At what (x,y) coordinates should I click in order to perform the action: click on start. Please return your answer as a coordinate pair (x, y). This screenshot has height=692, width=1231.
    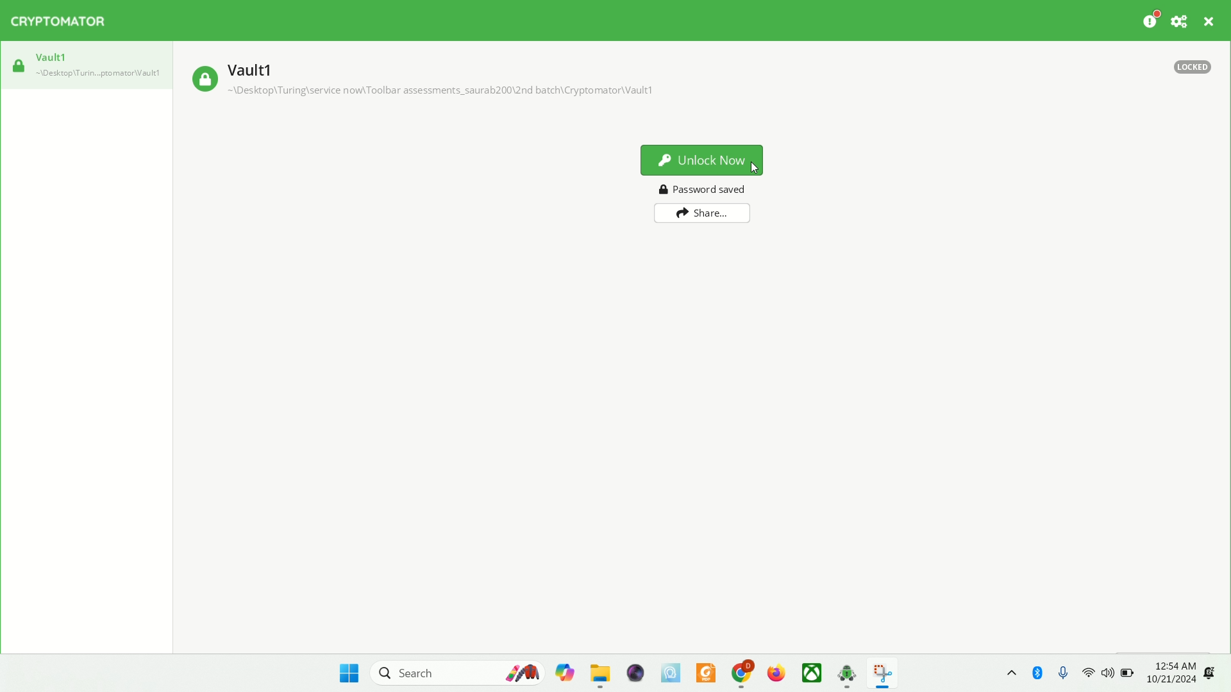
    Looking at the image, I should click on (348, 672).